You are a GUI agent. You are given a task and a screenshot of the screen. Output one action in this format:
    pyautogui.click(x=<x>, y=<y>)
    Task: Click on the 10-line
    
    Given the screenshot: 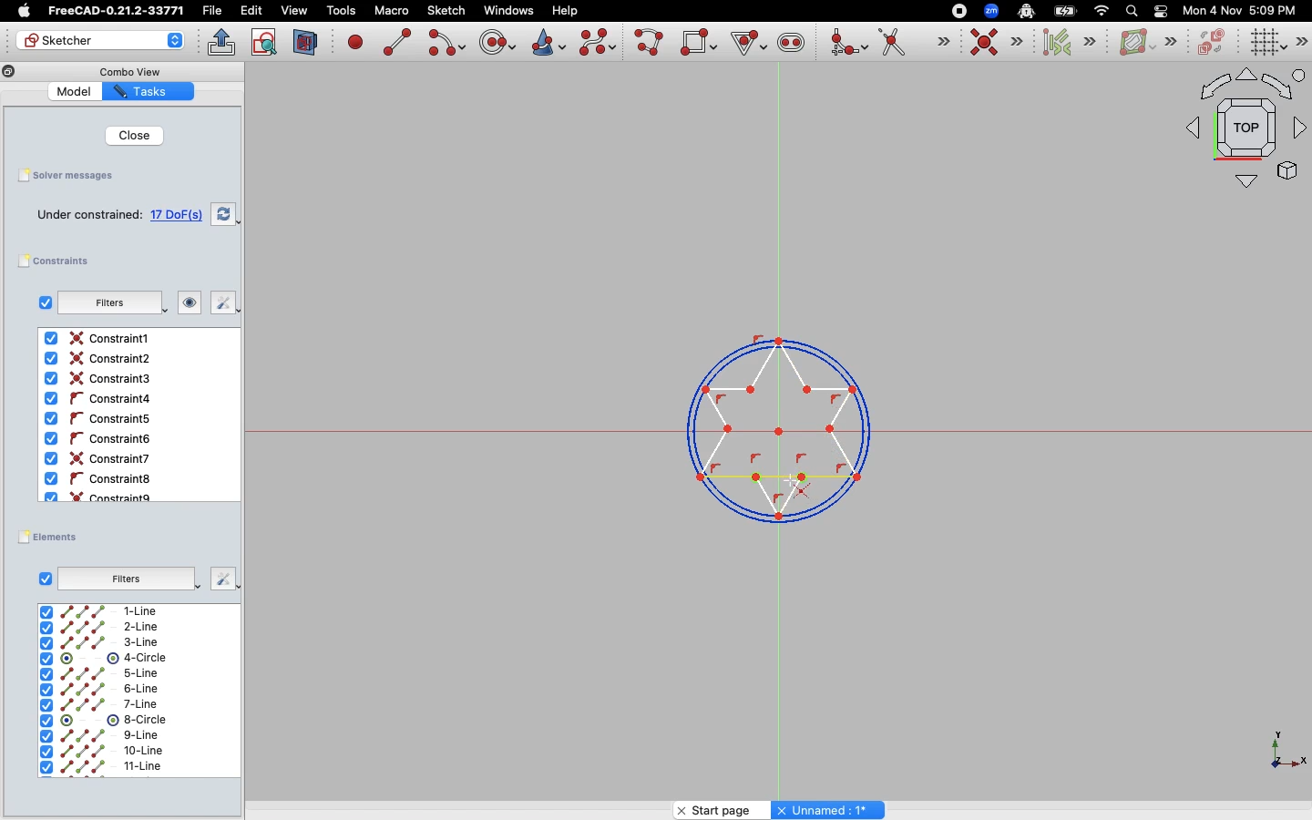 What is the action you would take?
    pyautogui.click(x=101, y=751)
    